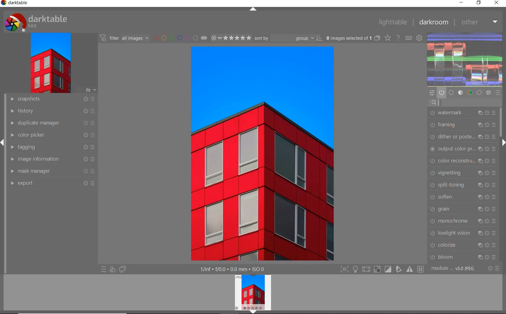 The width and height of the screenshot is (506, 314). I want to click on soft proofing, so click(388, 269).